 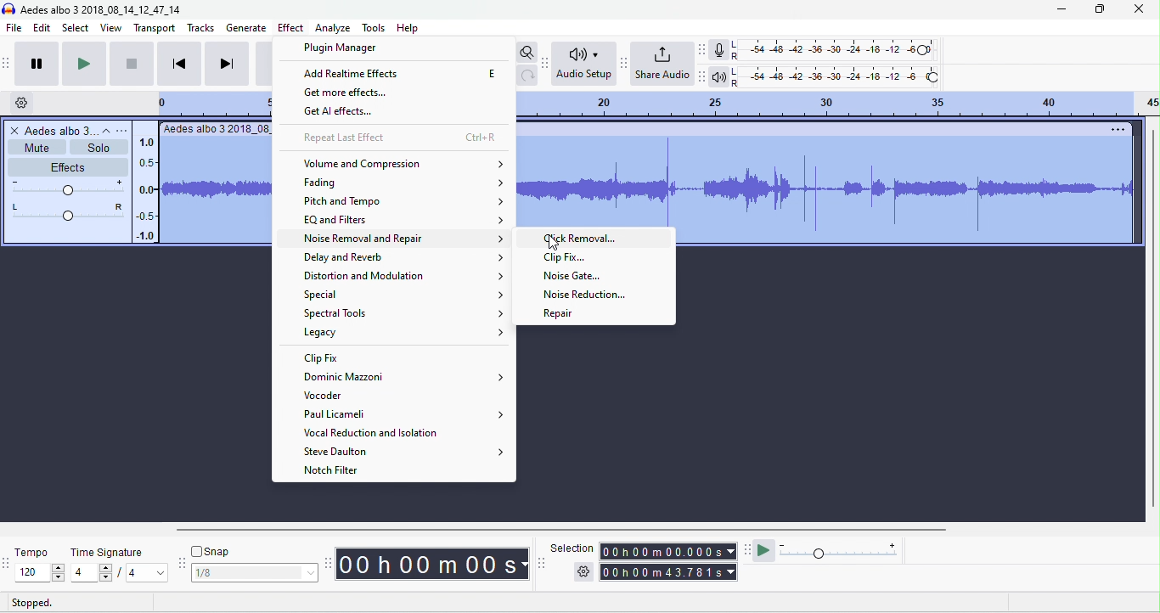 What do you see at coordinates (404, 164) in the screenshot?
I see `volume and compensation` at bounding box center [404, 164].